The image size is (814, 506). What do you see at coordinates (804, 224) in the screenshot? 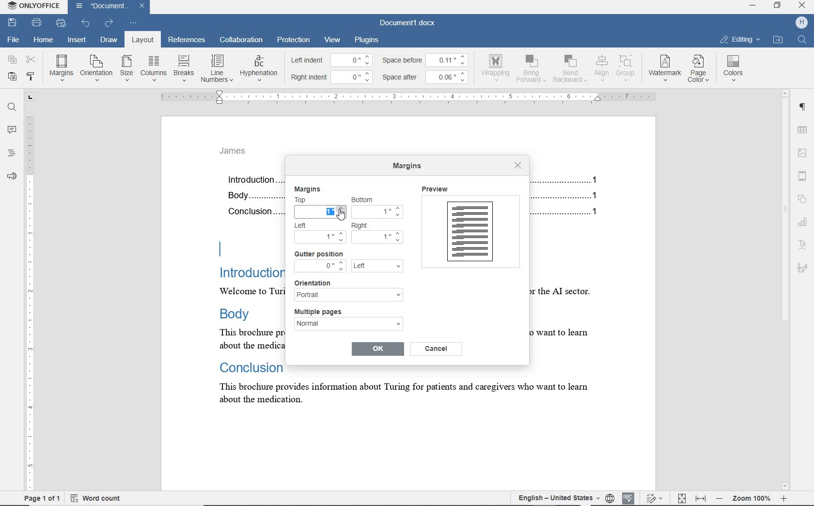
I see `chart` at bounding box center [804, 224].